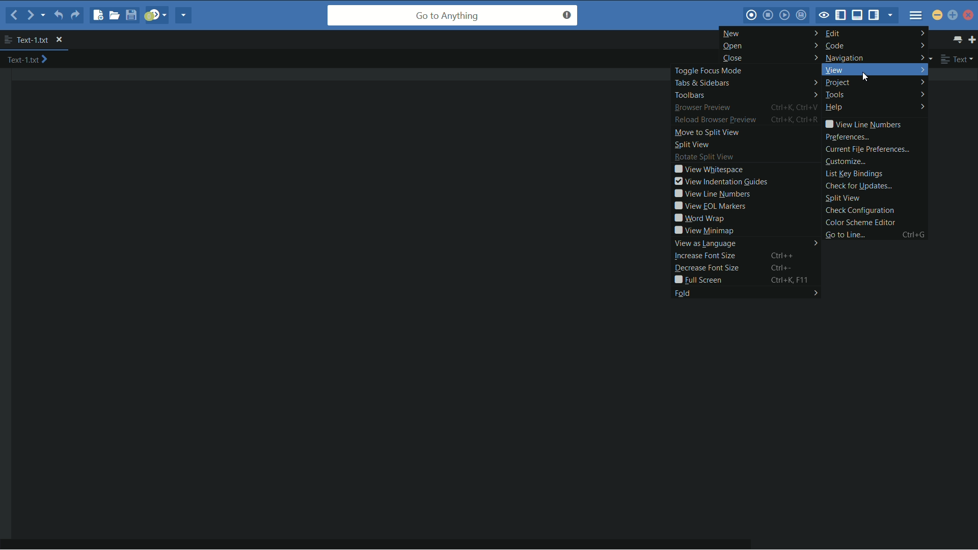 The width and height of the screenshot is (978, 550). Describe the element at coordinates (740, 71) in the screenshot. I see `toggle focus mode` at that location.